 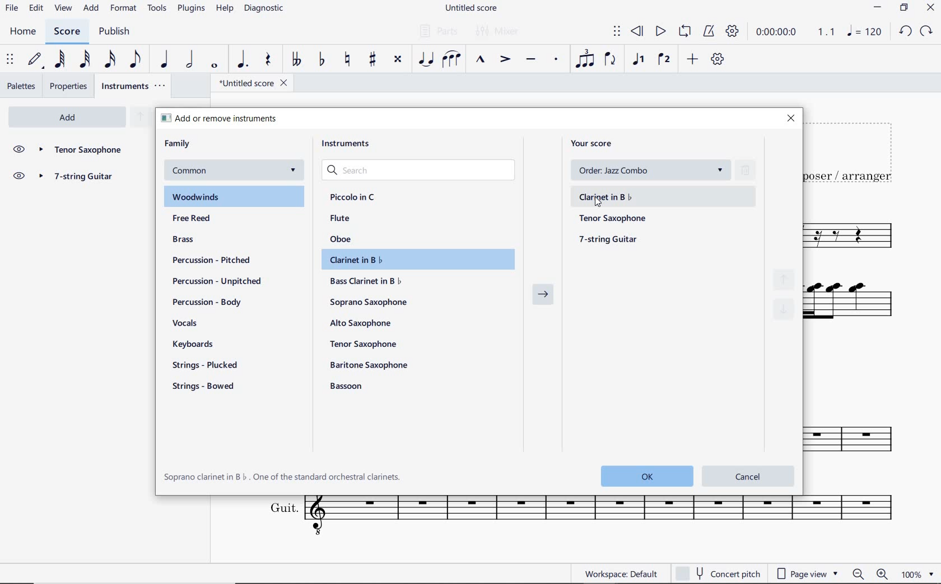 I want to click on zoom factor, so click(x=920, y=574).